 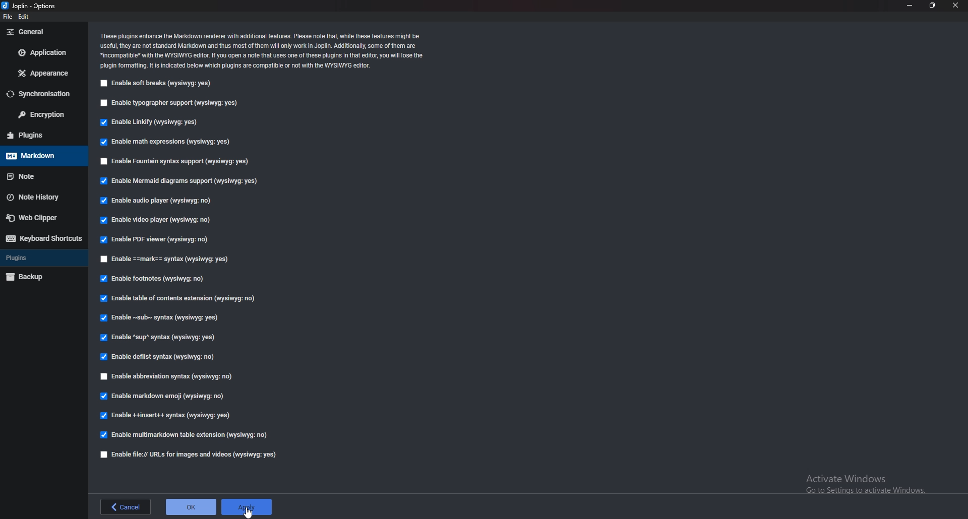 I want to click on back, so click(x=125, y=506).